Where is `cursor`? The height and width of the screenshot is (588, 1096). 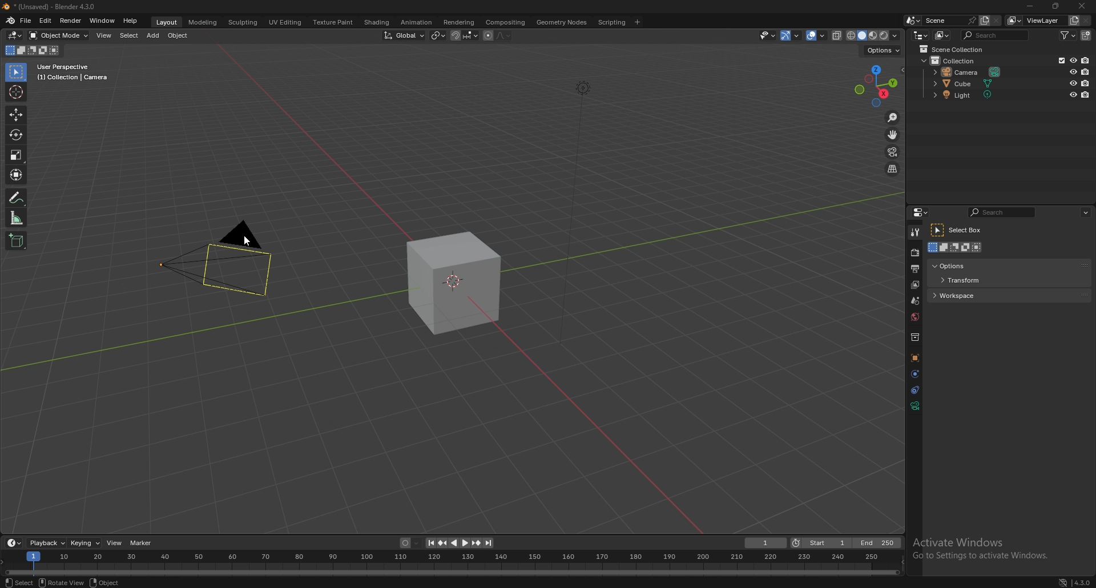
cursor is located at coordinates (18, 91).